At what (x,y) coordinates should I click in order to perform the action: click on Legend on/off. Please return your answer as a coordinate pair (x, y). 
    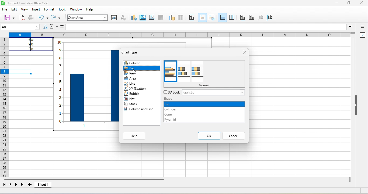
    Looking at the image, I should click on (222, 17).